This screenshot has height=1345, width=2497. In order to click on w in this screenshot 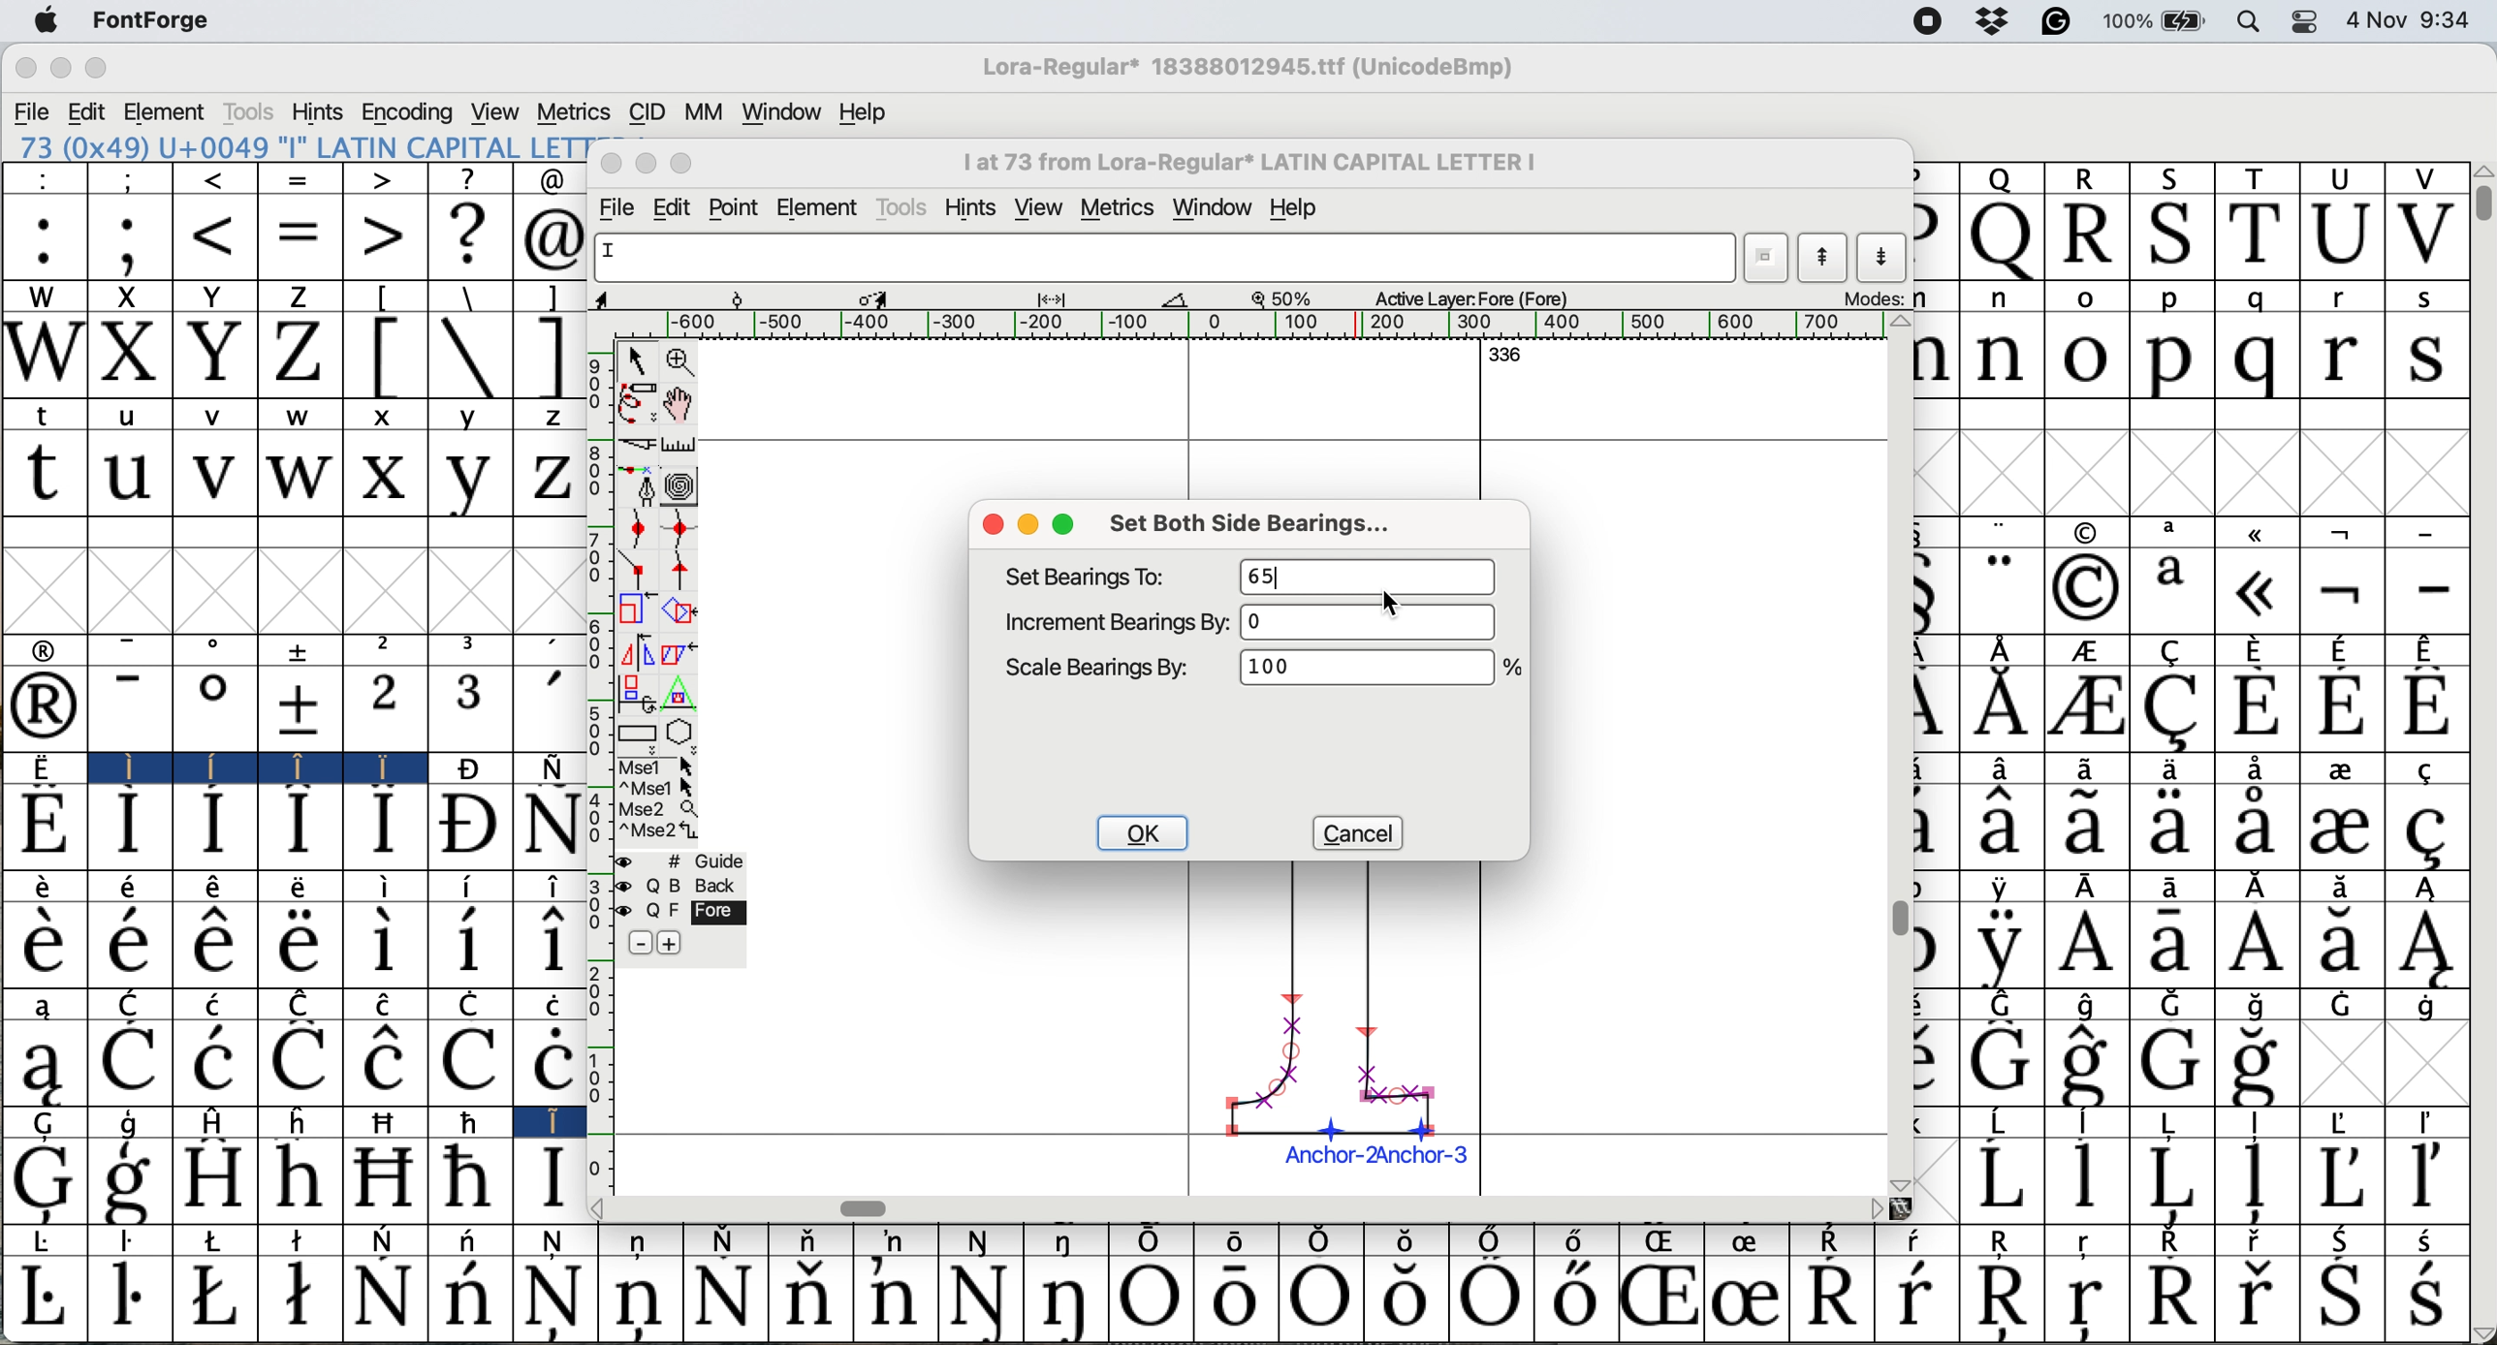, I will do `click(301, 477)`.